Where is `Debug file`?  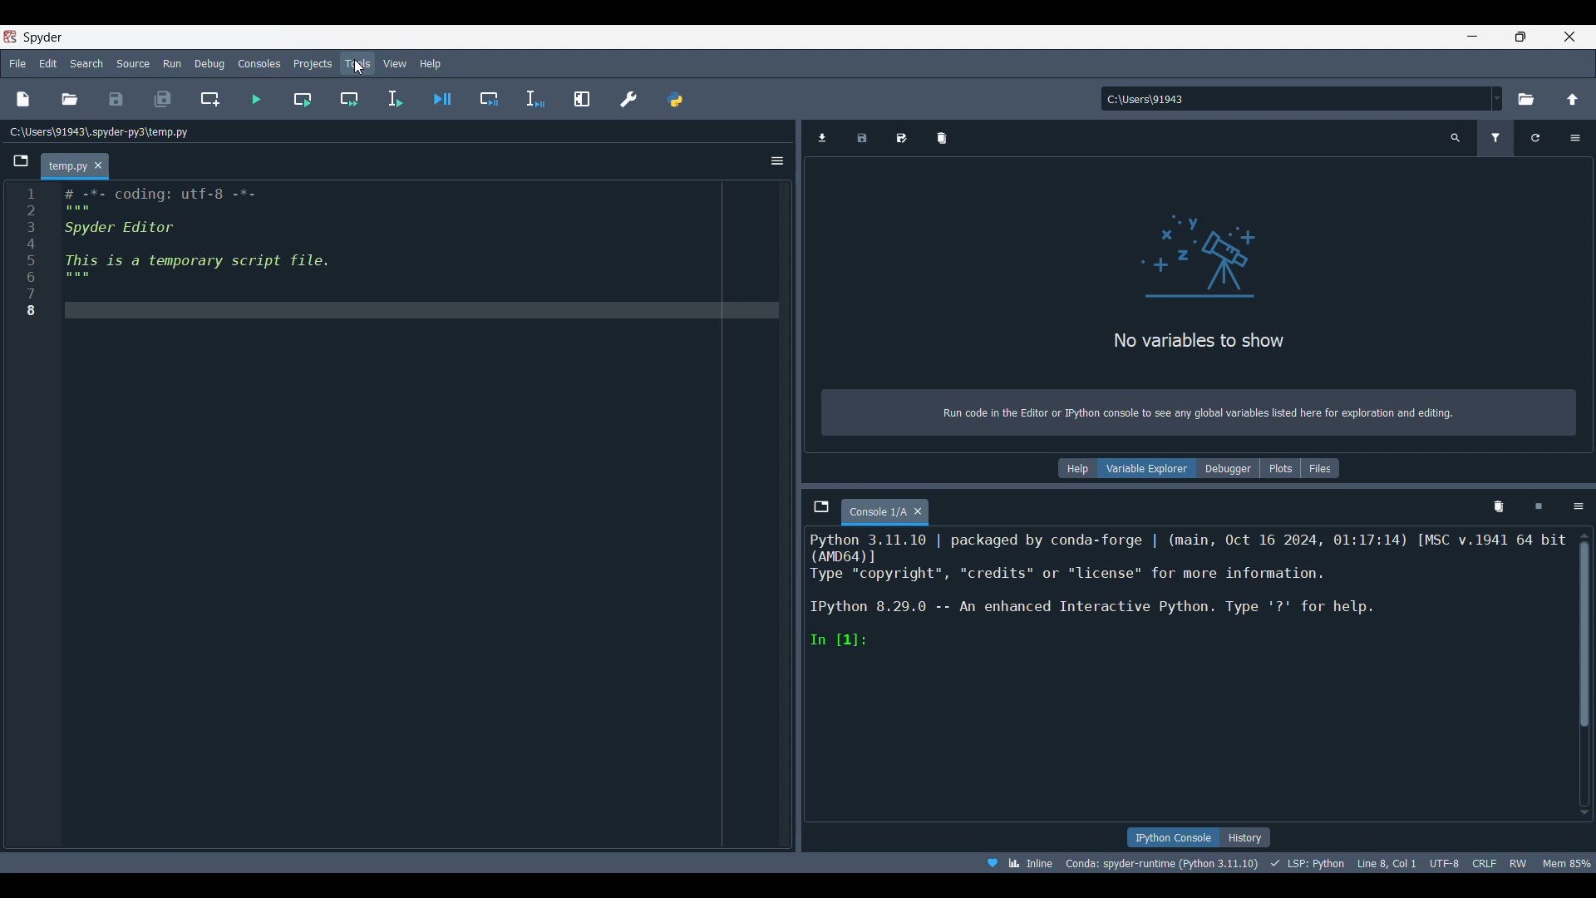
Debug file is located at coordinates (441, 99).